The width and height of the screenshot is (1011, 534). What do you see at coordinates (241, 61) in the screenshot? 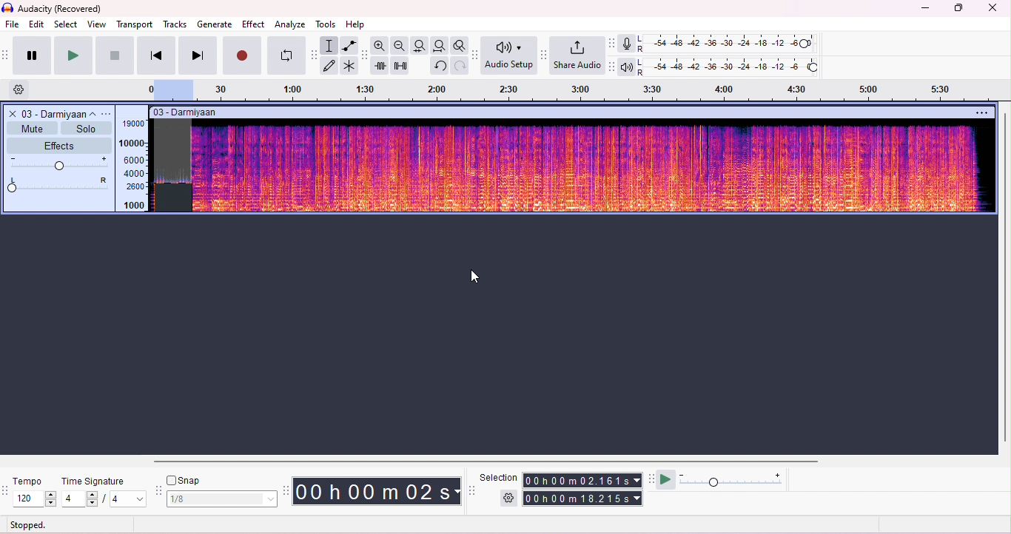
I see `record` at bounding box center [241, 61].